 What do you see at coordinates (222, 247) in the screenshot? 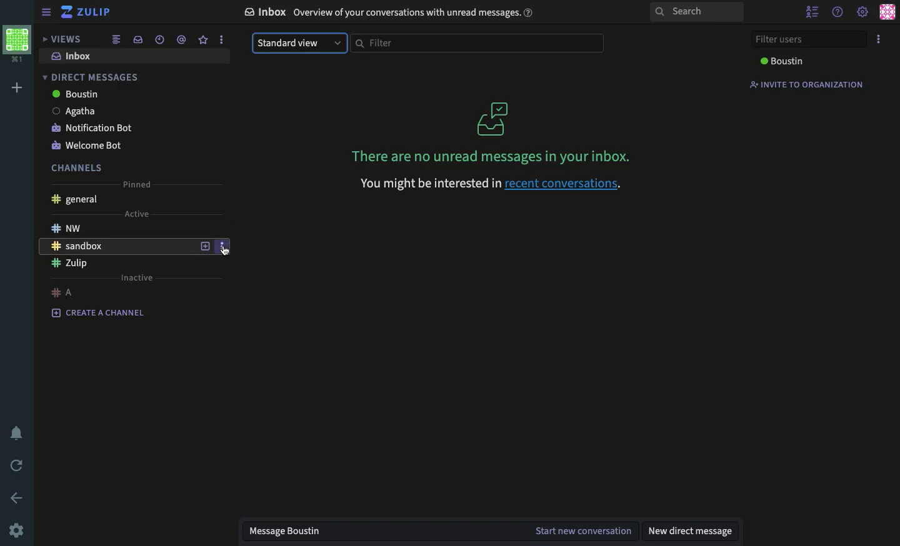
I see `options` at bounding box center [222, 247].